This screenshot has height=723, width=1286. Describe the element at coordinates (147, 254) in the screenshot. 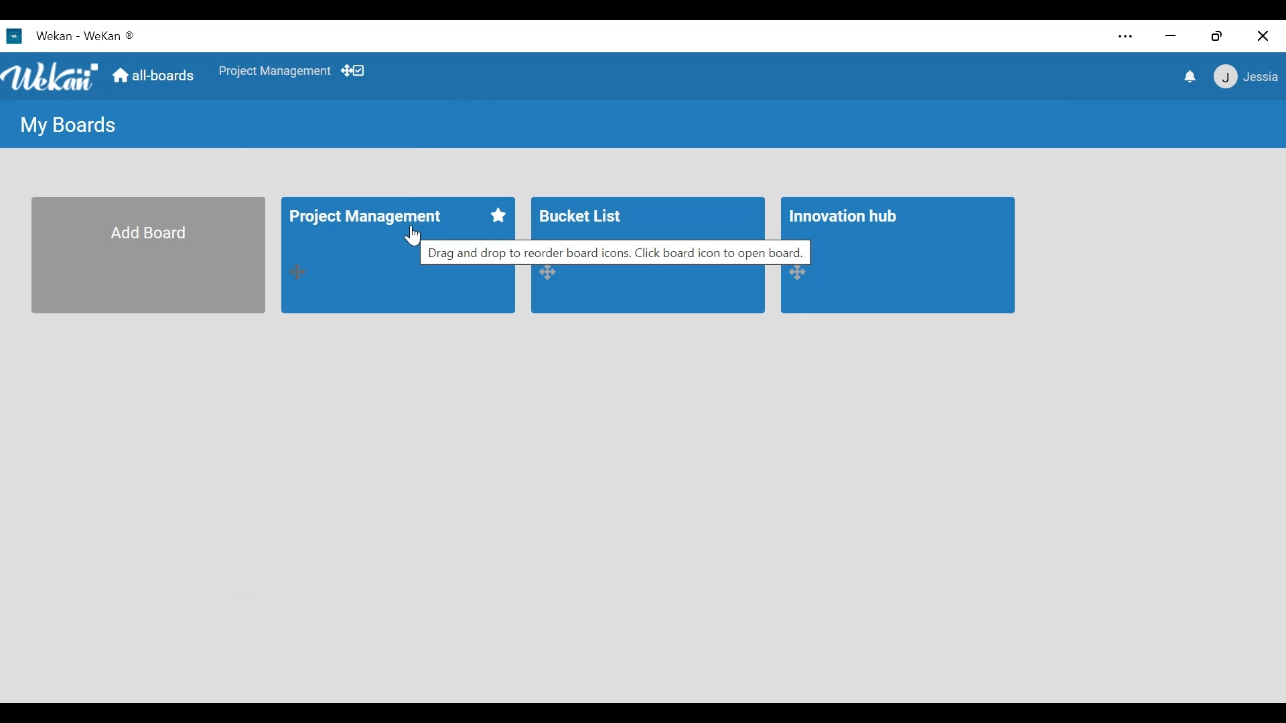

I see `Add Board` at that location.